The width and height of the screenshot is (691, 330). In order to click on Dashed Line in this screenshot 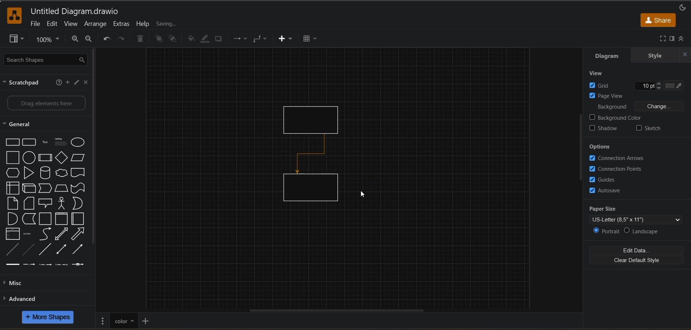, I will do `click(11, 249)`.